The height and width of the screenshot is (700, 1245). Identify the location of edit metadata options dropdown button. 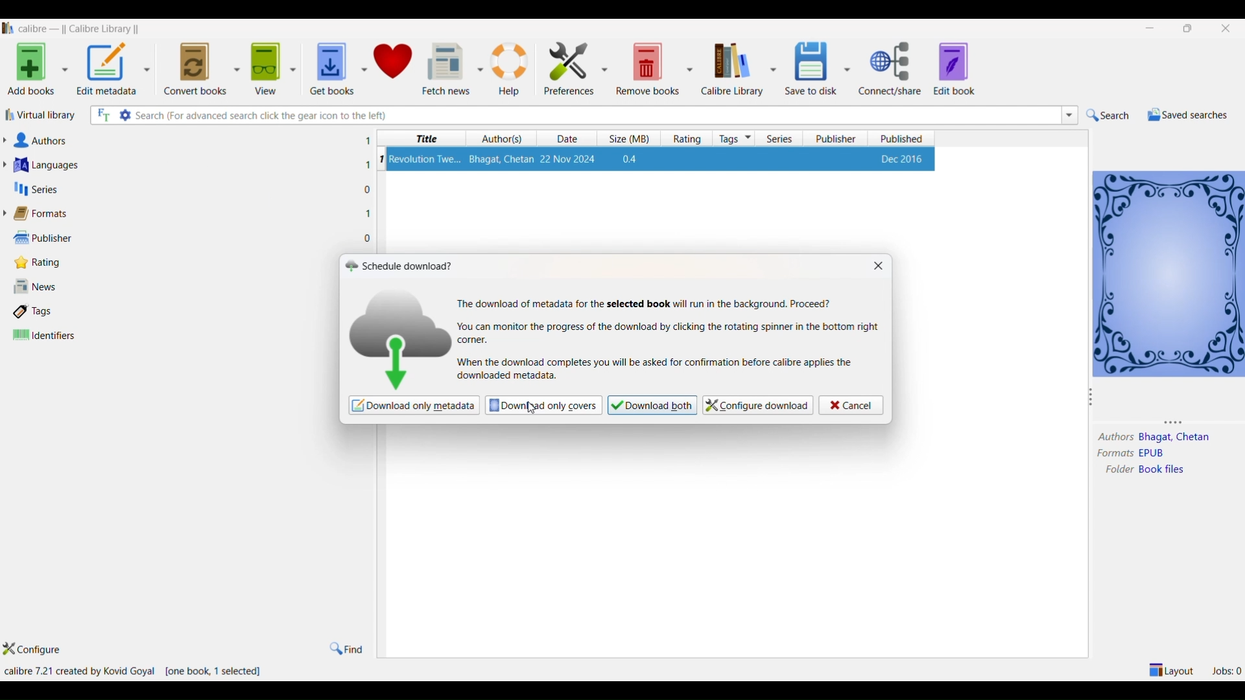
(151, 69).